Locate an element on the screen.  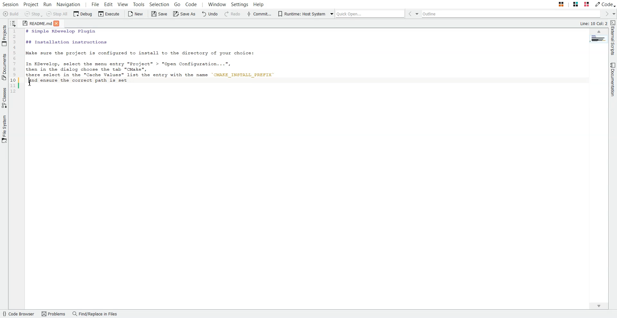
then in the dialog choose the tab "CMake", is located at coordinates (91, 69).